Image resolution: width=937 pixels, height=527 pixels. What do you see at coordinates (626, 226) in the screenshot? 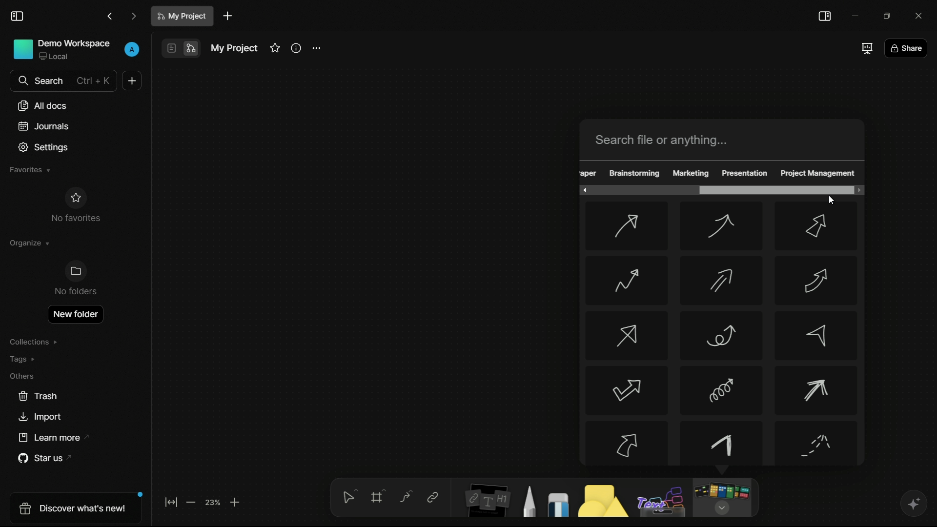
I see `arrow-1` at bounding box center [626, 226].